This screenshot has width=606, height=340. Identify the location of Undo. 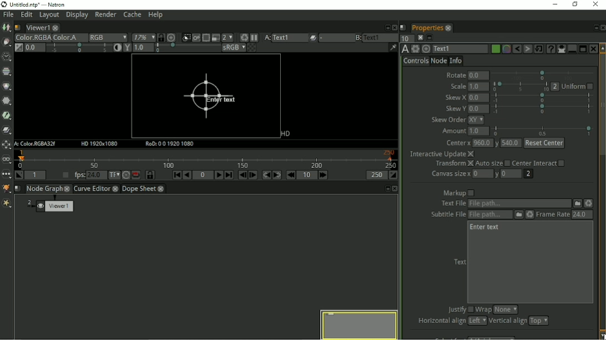
(517, 48).